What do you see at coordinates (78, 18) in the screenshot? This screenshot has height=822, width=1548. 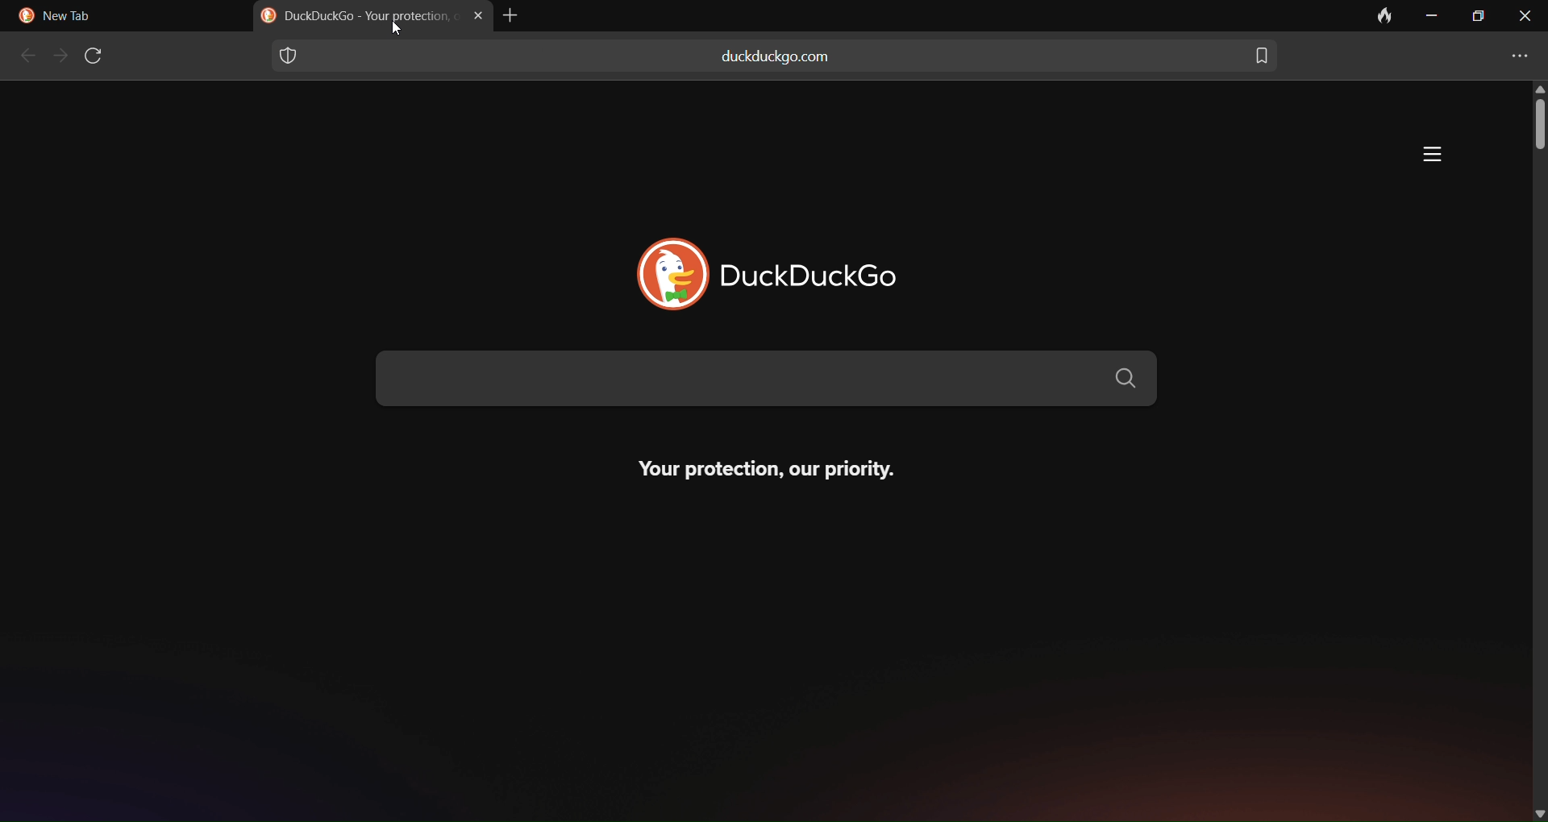 I see `New tab` at bounding box center [78, 18].